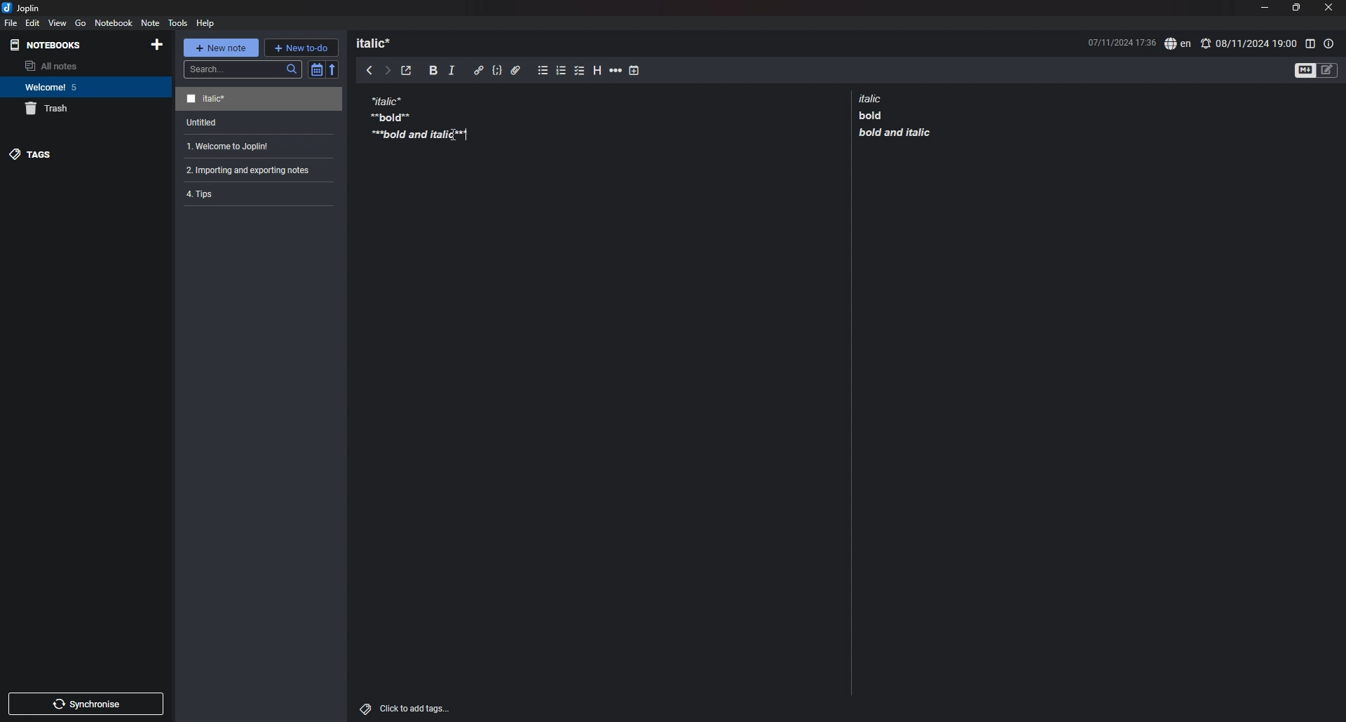 The height and width of the screenshot is (722, 1346). I want to click on previous, so click(369, 69).